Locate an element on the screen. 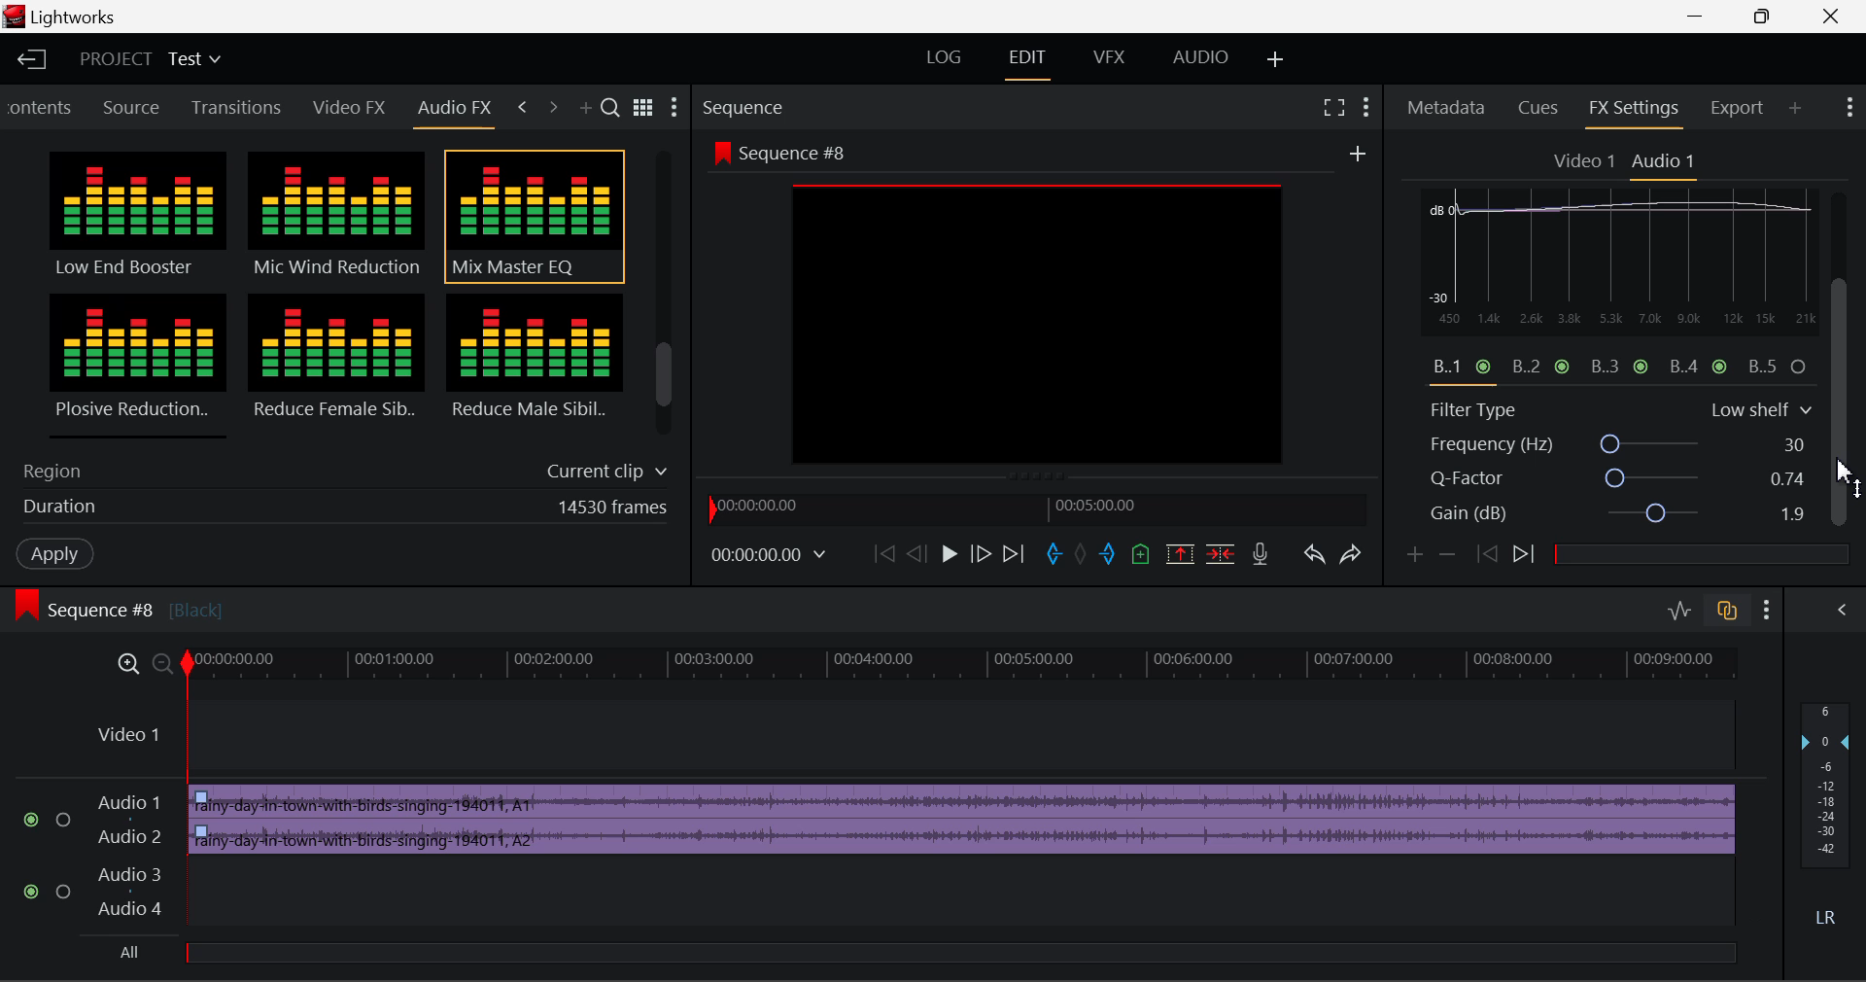 This screenshot has width=1866, height=982. Search is located at coordinates (613, 109).